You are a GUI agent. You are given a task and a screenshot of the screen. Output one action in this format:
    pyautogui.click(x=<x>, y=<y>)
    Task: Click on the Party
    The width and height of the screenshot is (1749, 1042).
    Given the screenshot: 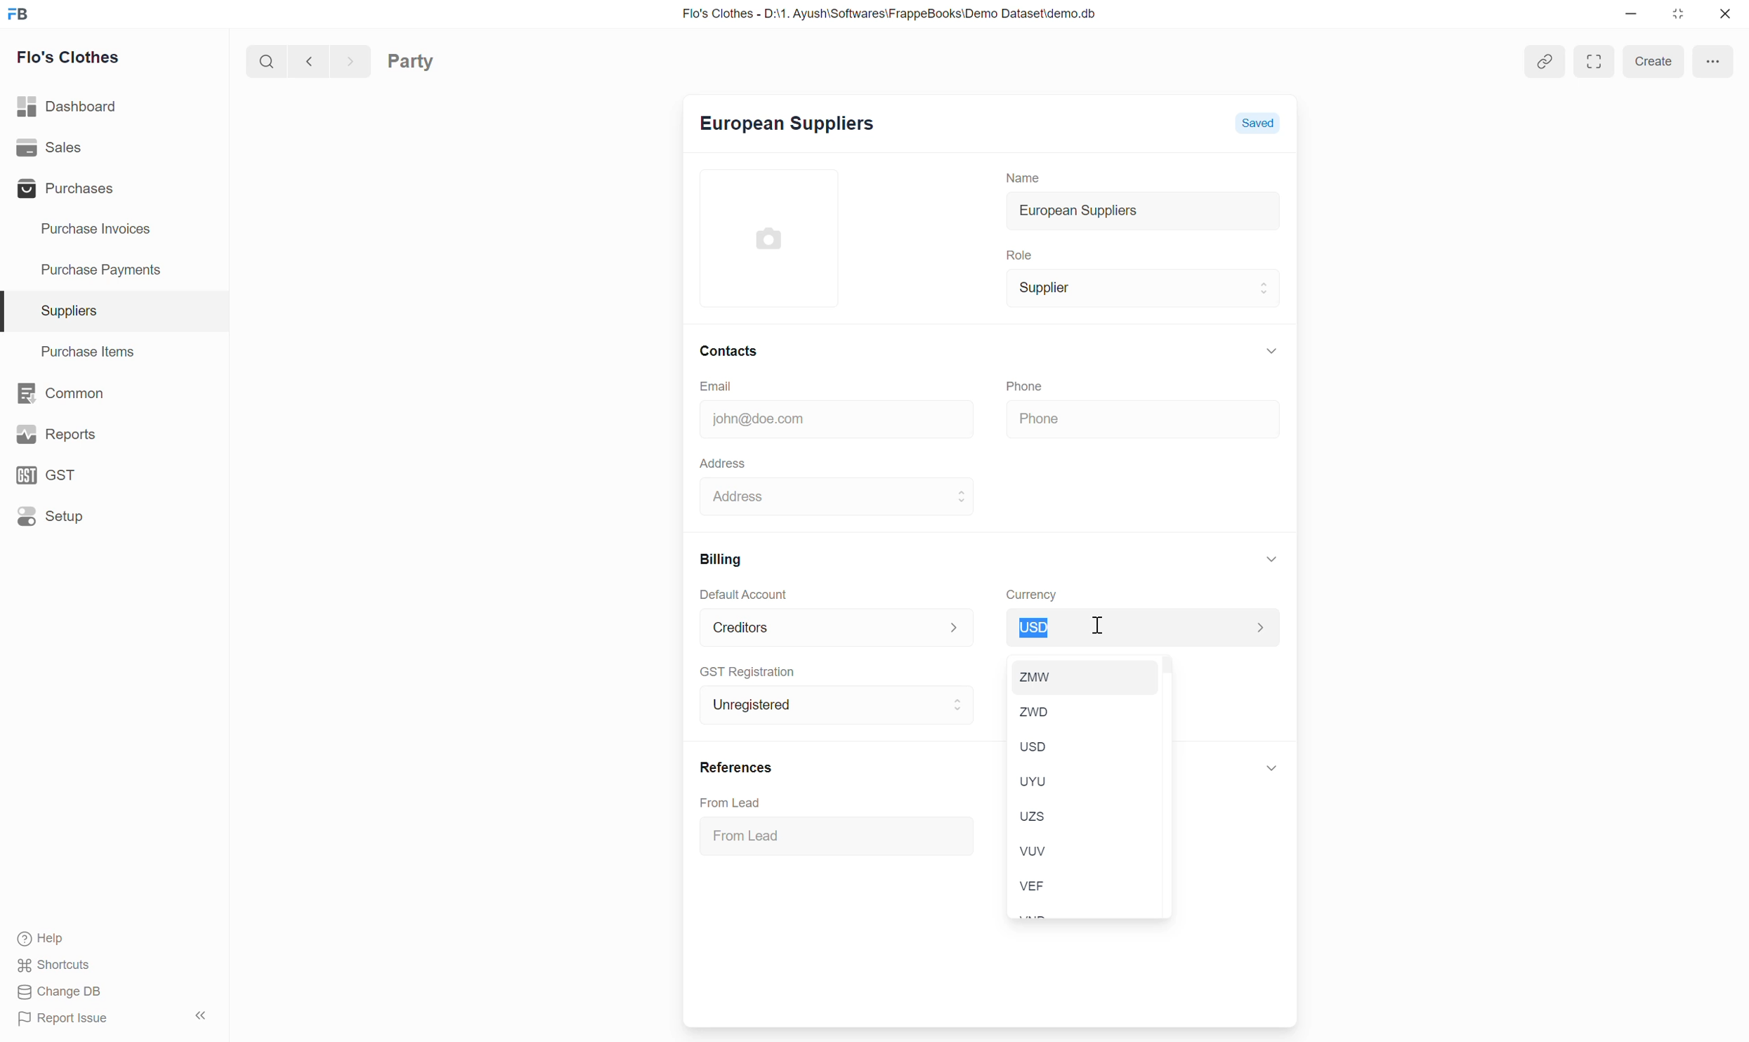 What is the action you would take?
    pyautogui.click(x=434, y=60)
    